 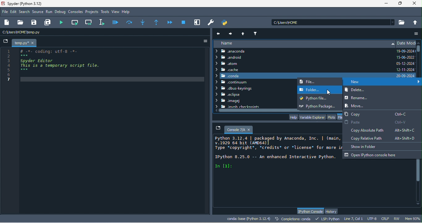 What do you see at coordinates (8, 23) in the screenshot?
I see `new` at bounding box center [8, 23].